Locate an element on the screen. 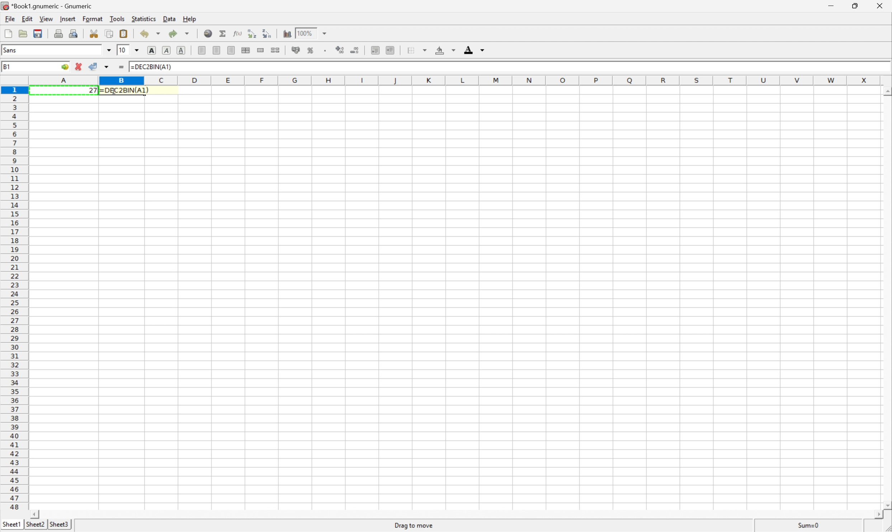 This screenshot has height=532, width=892. Scroll Left is located at coordinates (33, 514).